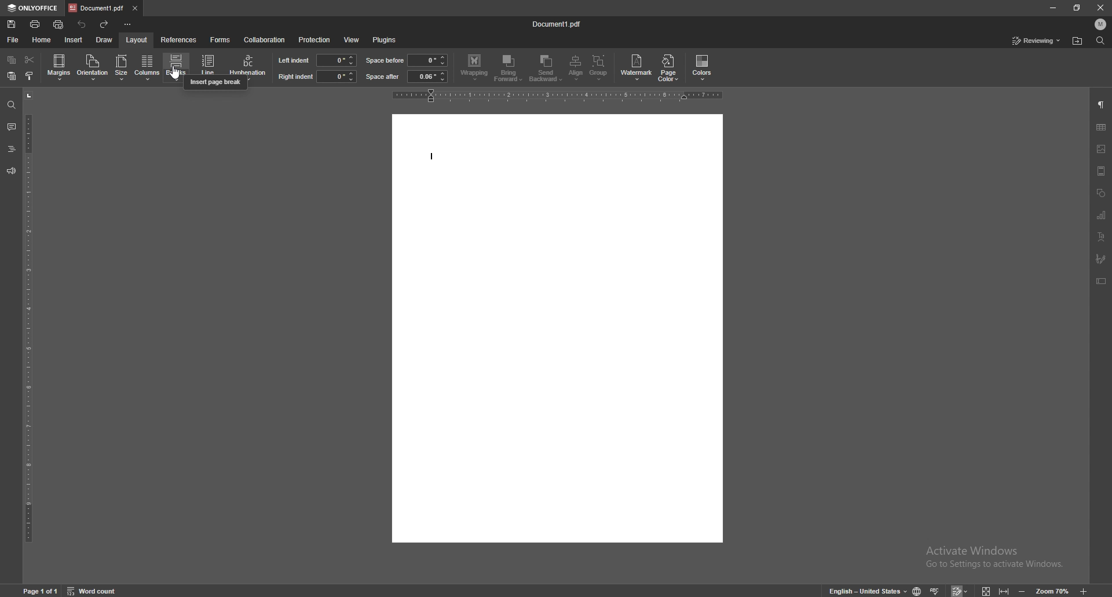  What do you see at coordinates (314, 40) in the screenshot?
I see `protection` at bounding box center [314, 40].